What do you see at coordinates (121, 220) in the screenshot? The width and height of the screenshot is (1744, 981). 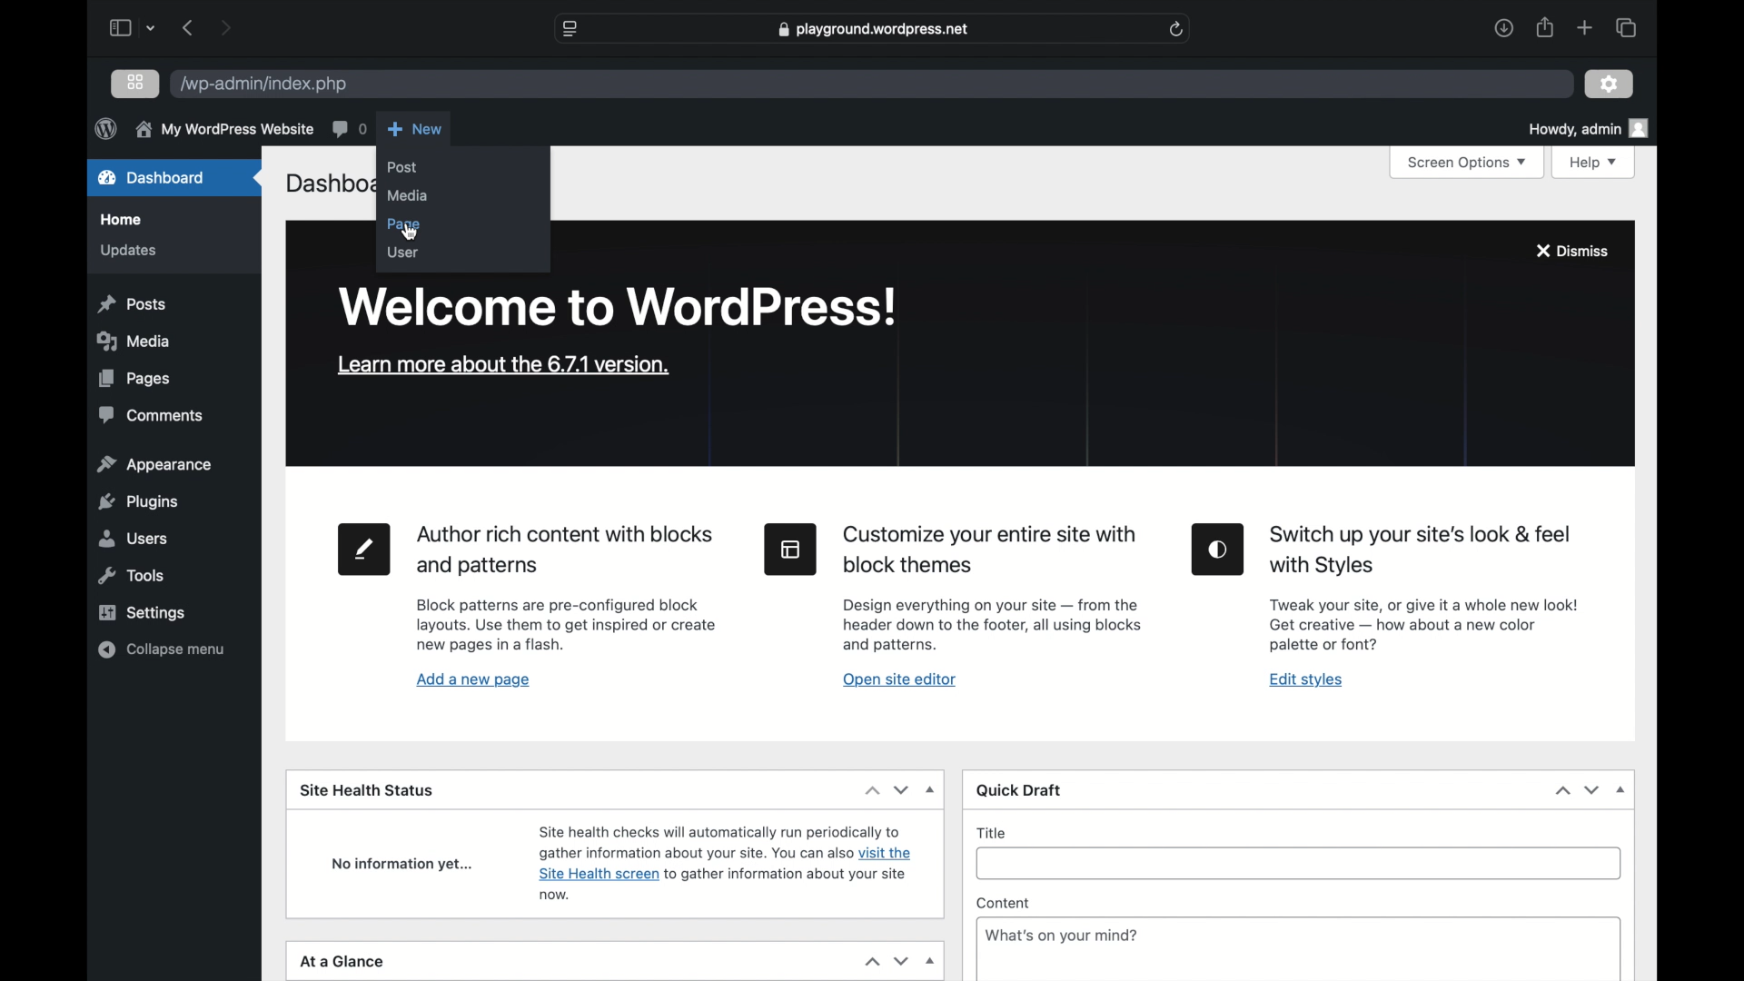 I see `home` at bounding box center [121, 220].